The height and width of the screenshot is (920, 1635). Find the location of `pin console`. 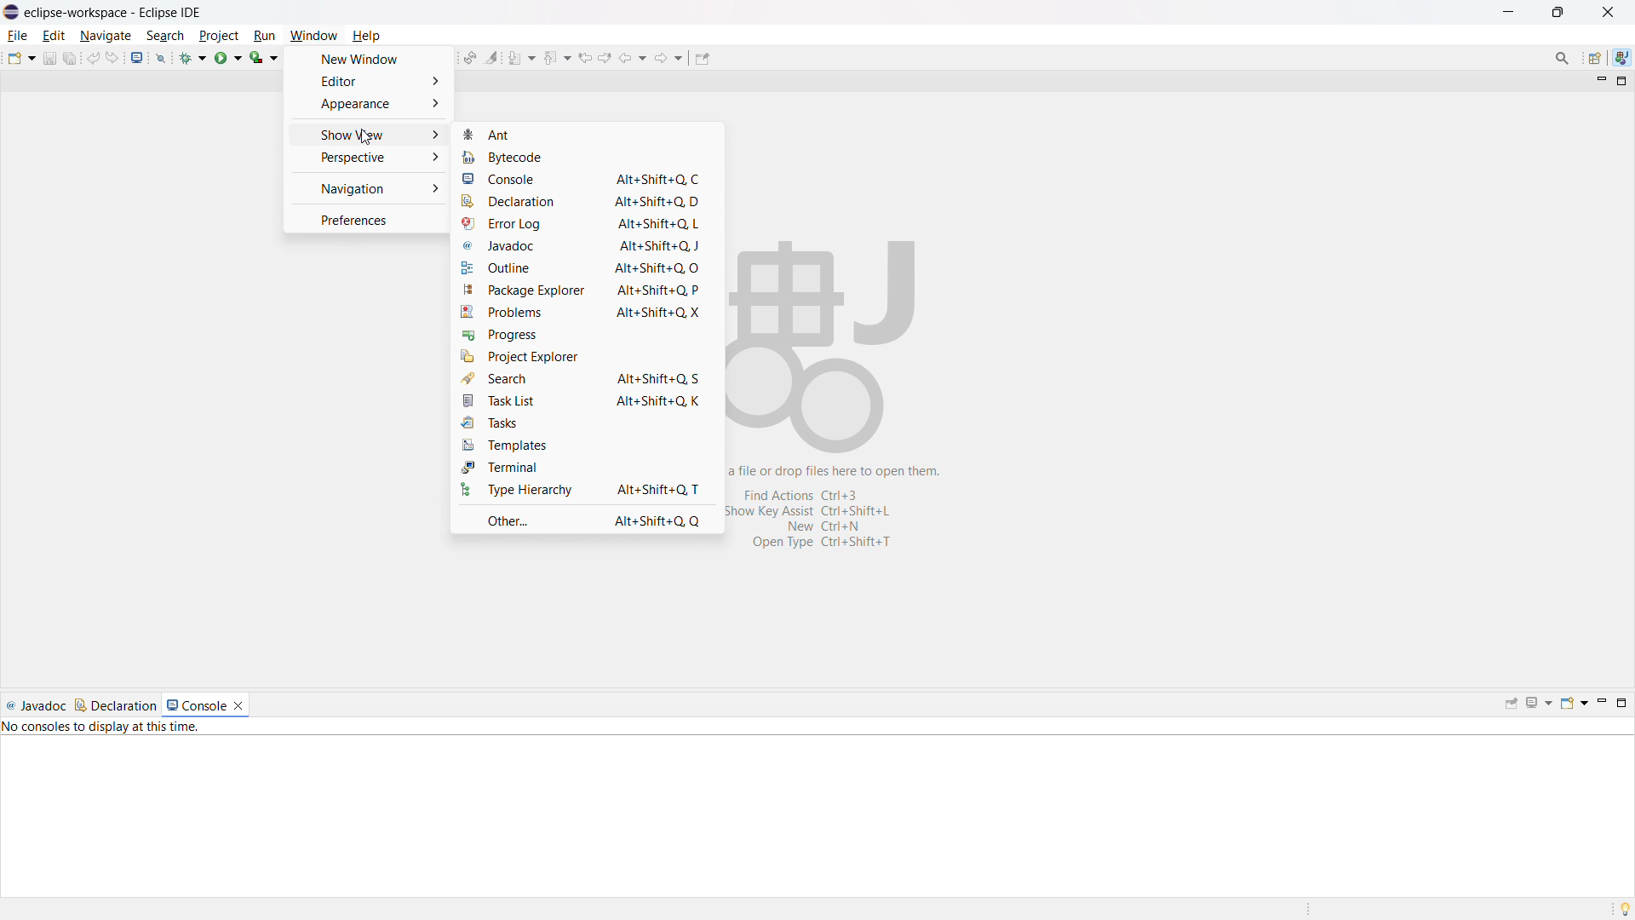

pin console is located at coordinates (1511, 704).